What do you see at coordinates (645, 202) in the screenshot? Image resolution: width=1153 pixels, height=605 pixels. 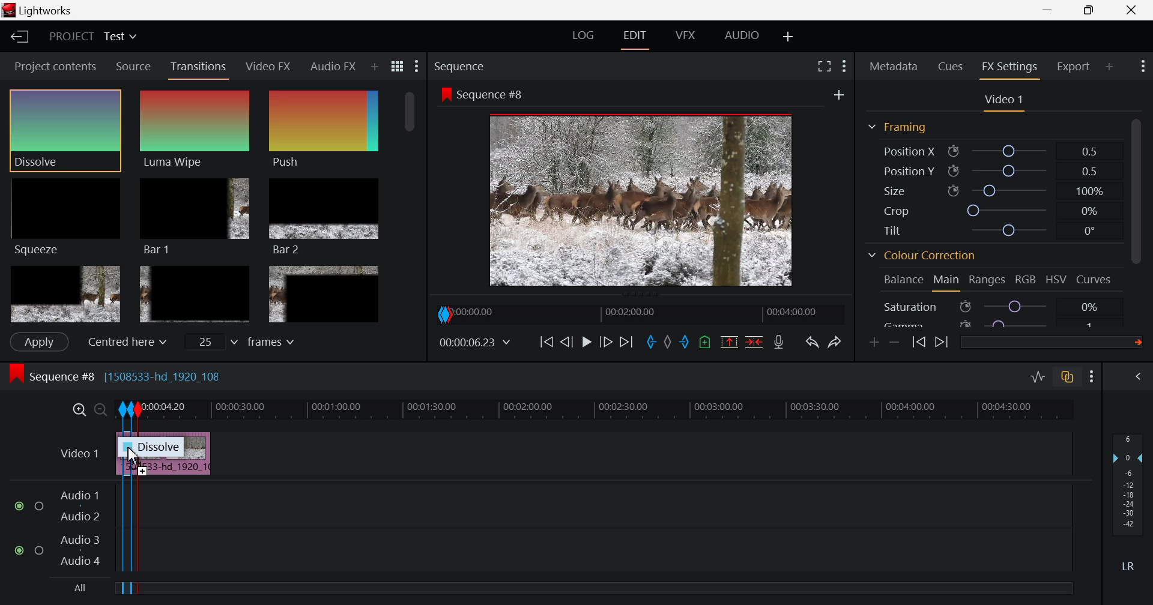 I see `Image` at bounding box center [645, 202].